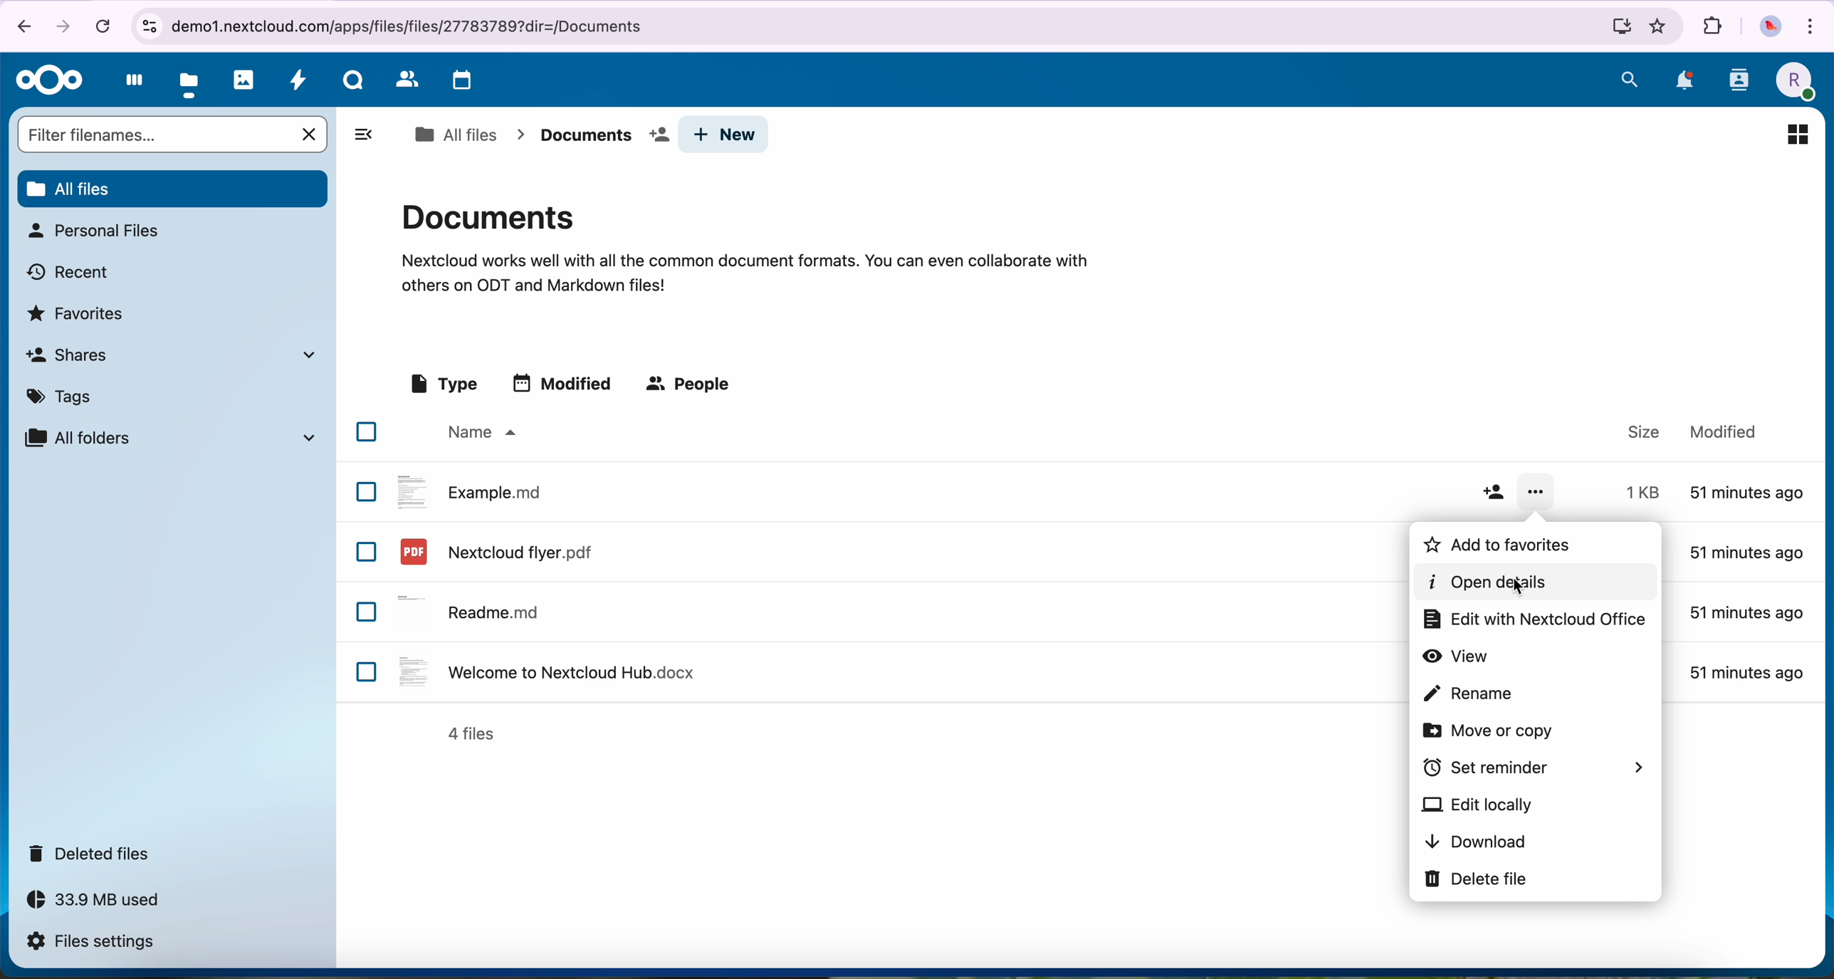 Image resolution: width=1834 pixels, height=979 pixels. Describe the element at coordinates (79, 312) in the screenshot. I see `favorites` at that location.